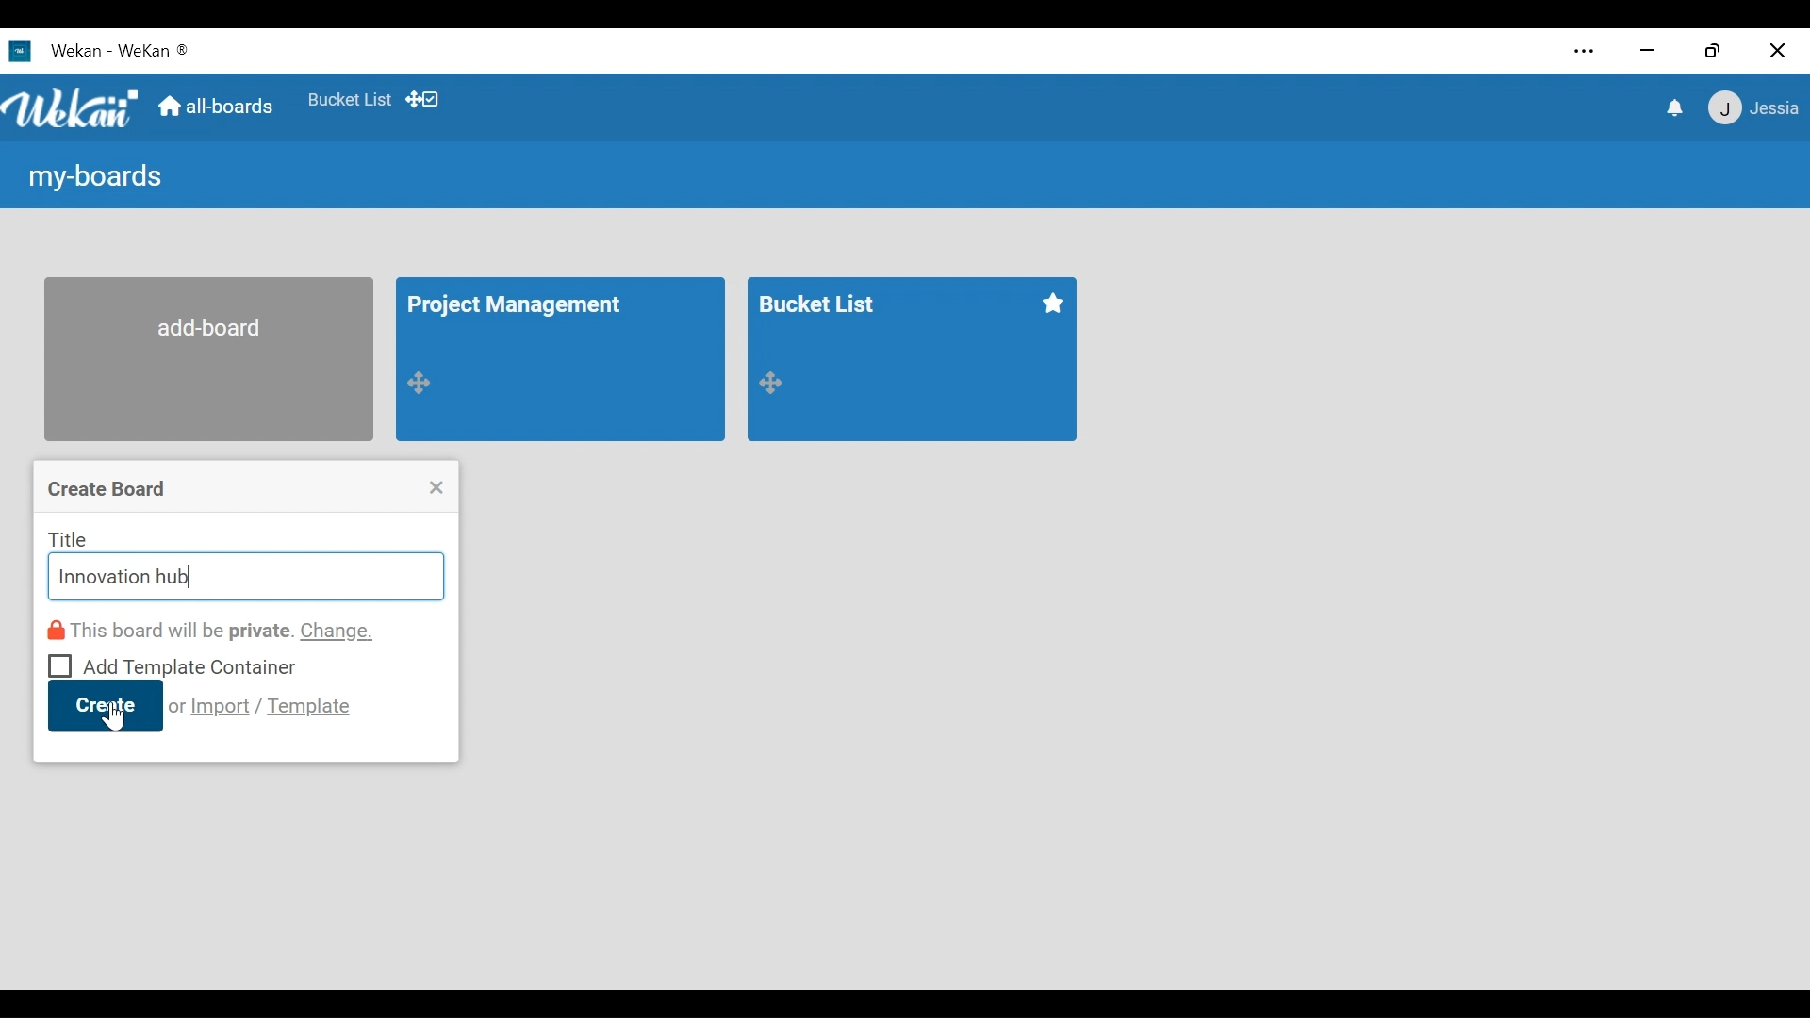  Describe the element at coordinates (208, 358) in the screenshot. I see `Add Board` at that location.